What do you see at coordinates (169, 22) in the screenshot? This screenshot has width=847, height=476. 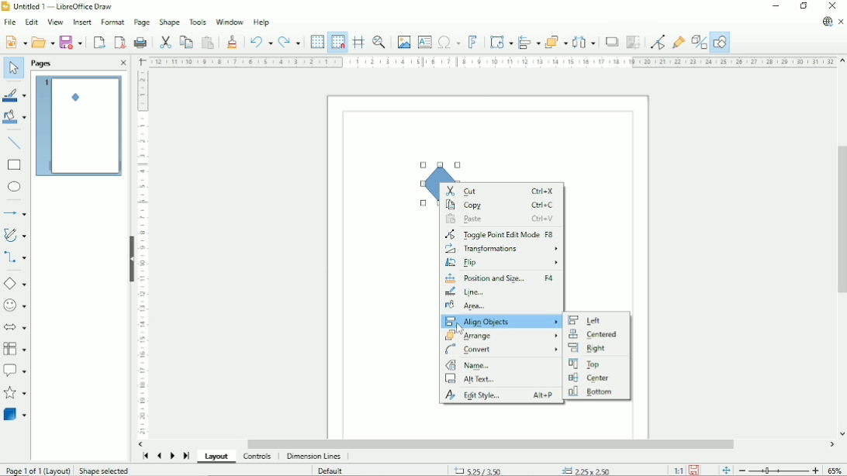 I see `Shape` at bounding box center [169, 22].